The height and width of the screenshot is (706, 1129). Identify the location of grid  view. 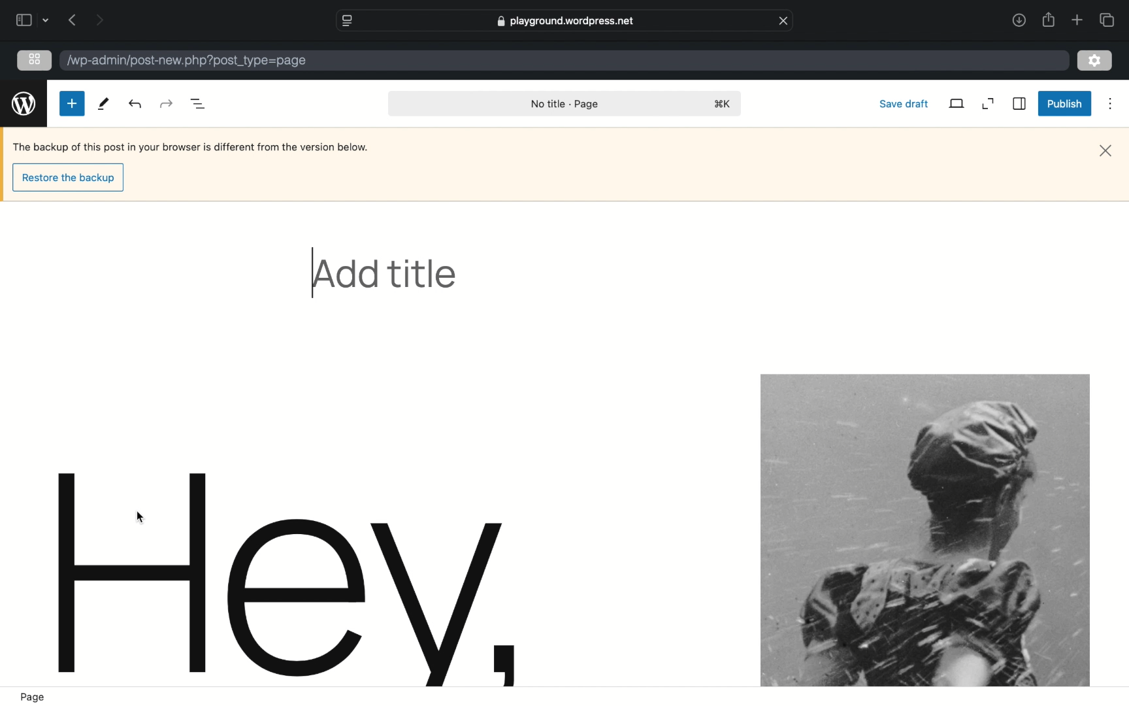
(35, 59).